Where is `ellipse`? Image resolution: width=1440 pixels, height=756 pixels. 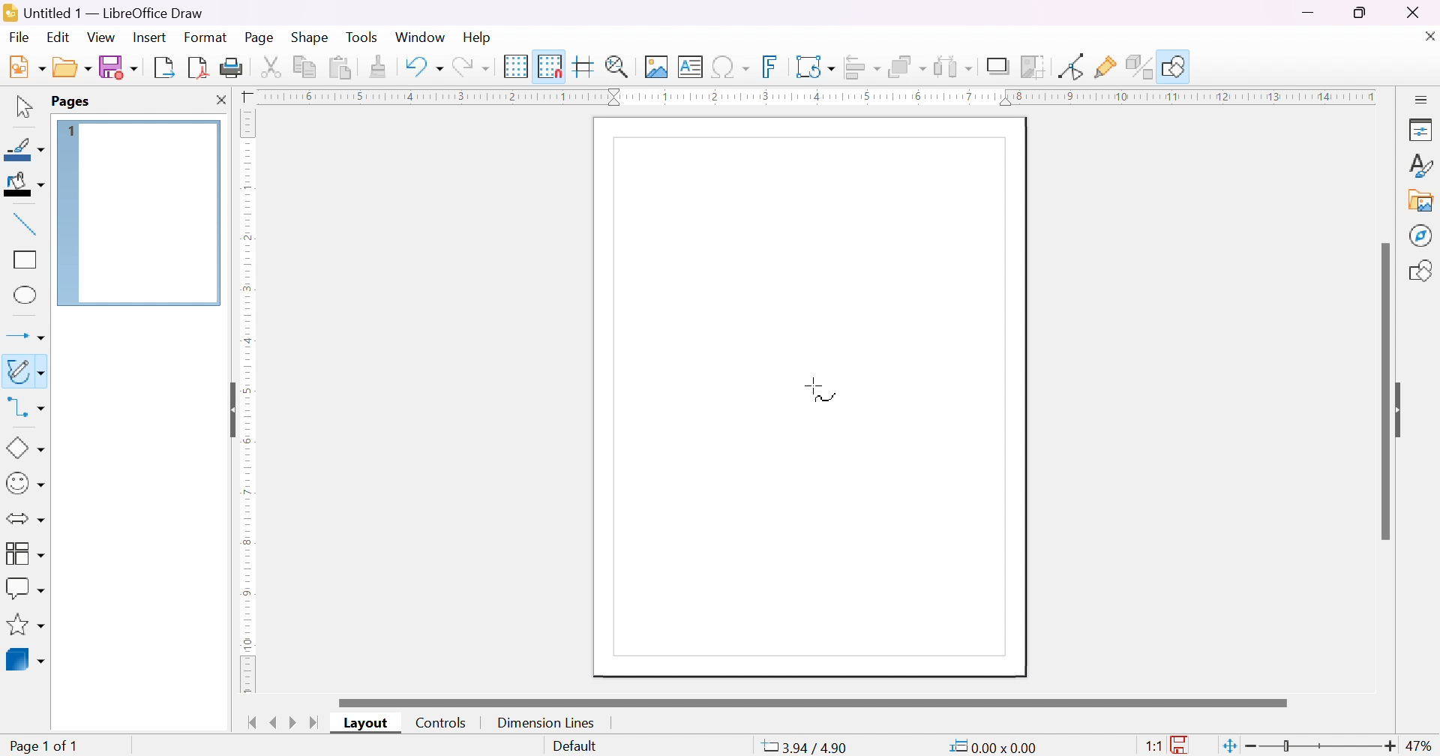
ellipse is located at coordinates (26, 293).